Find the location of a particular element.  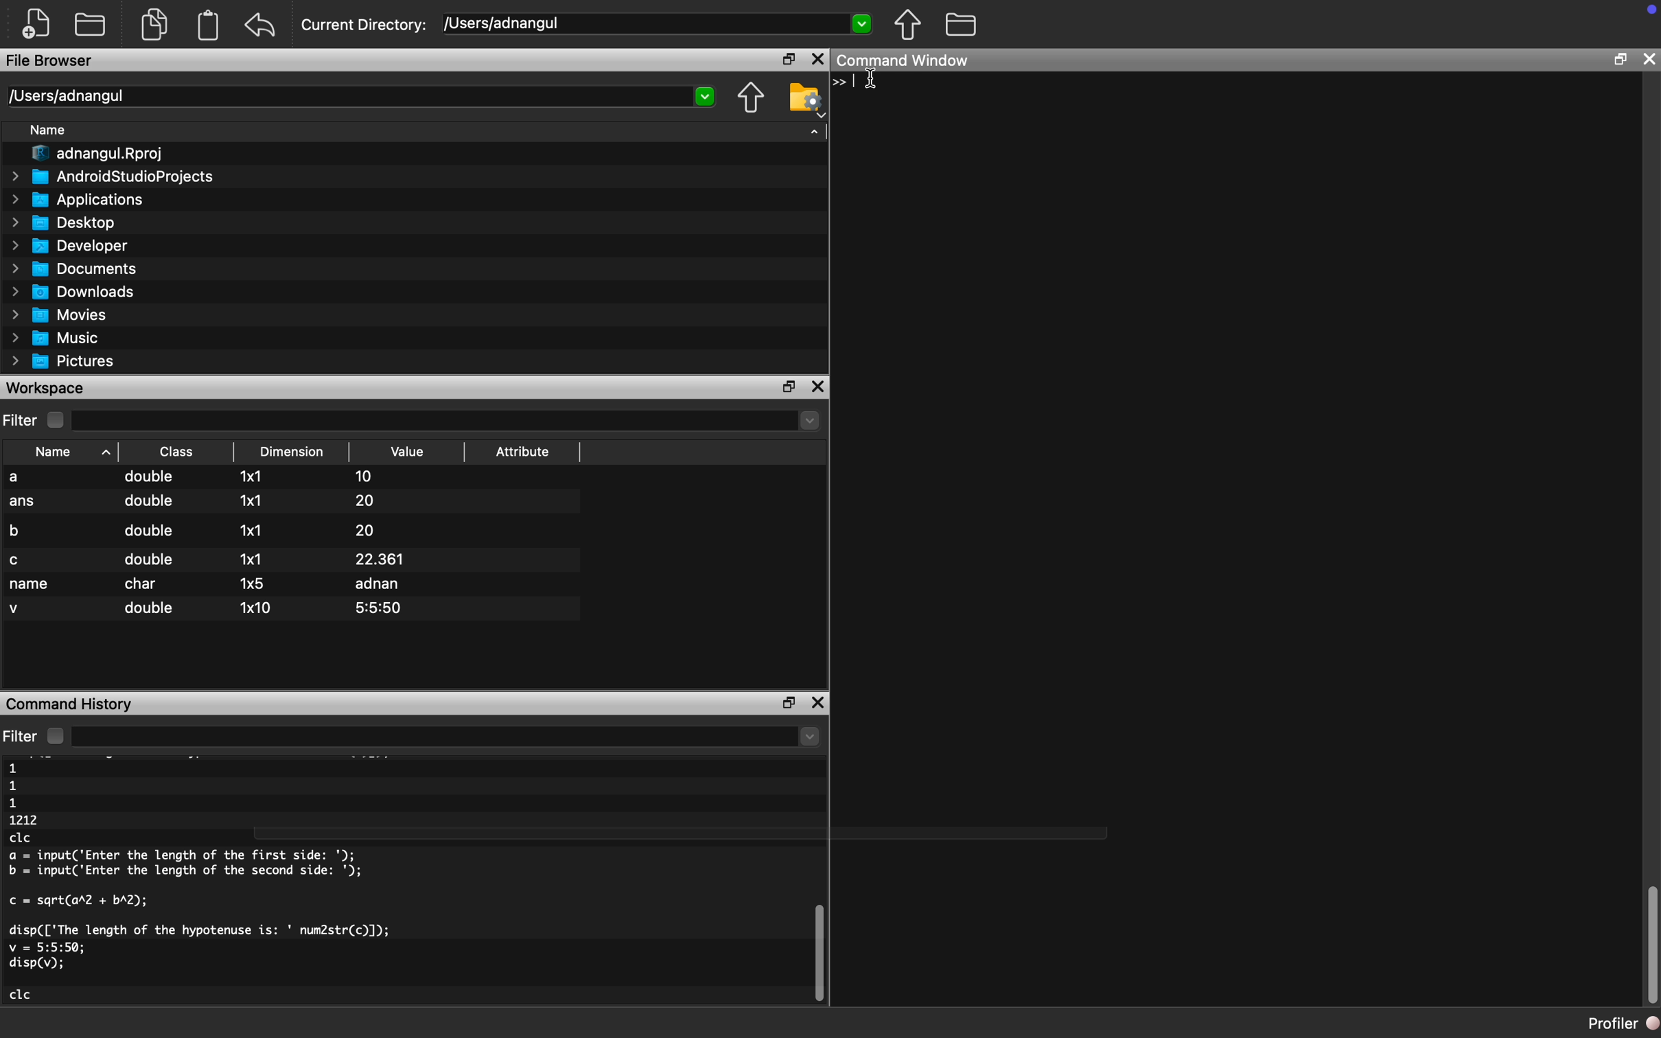

Filter is located at coordinates (37, 419).